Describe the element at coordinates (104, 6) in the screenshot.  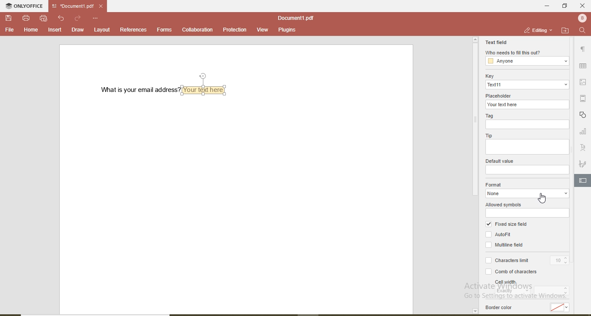
I see `close file` at that location.